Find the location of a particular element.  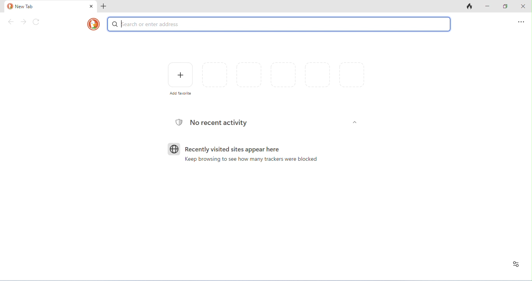

close is located at coordinates (523, 6).